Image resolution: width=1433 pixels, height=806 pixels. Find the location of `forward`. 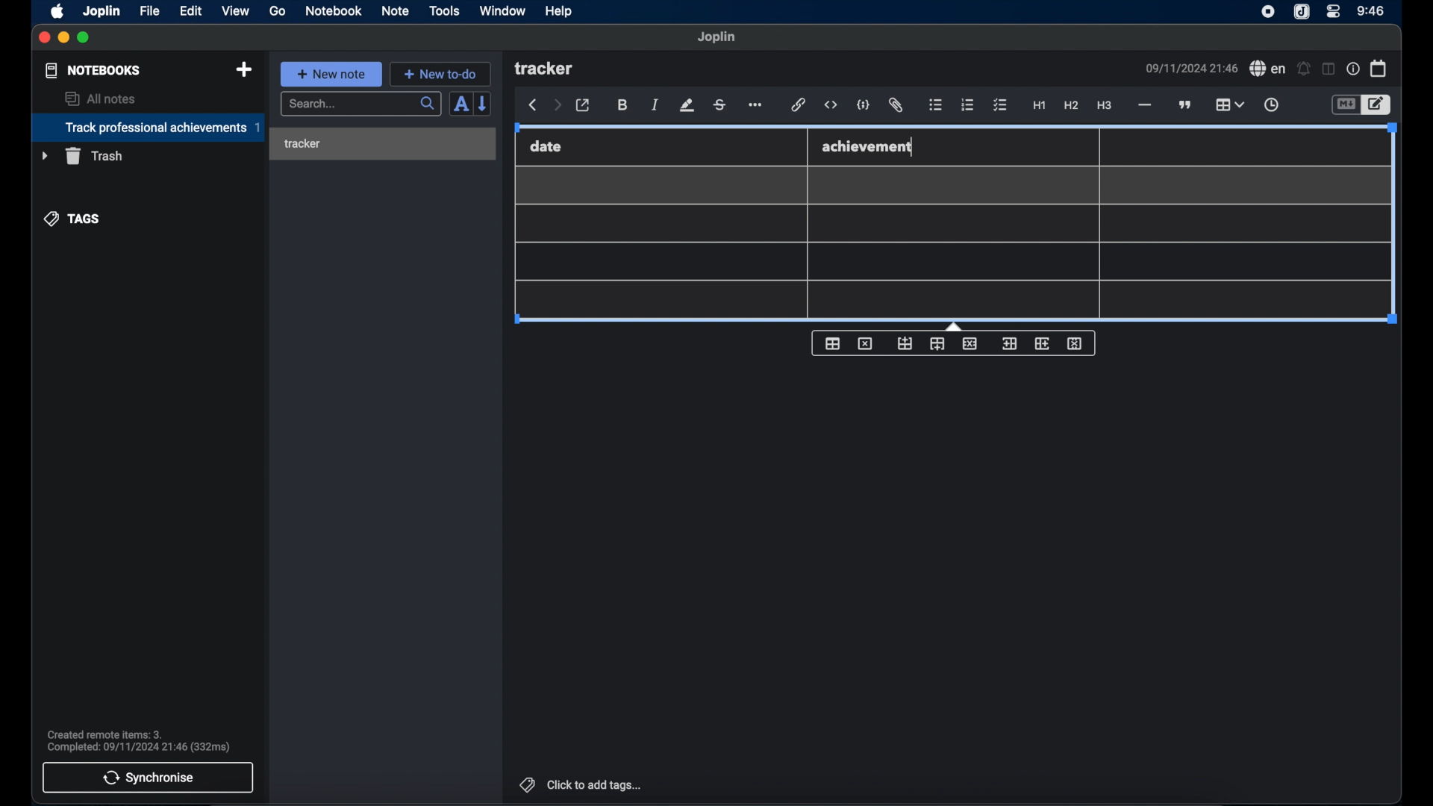

forward is located at coordinates (557, 106).